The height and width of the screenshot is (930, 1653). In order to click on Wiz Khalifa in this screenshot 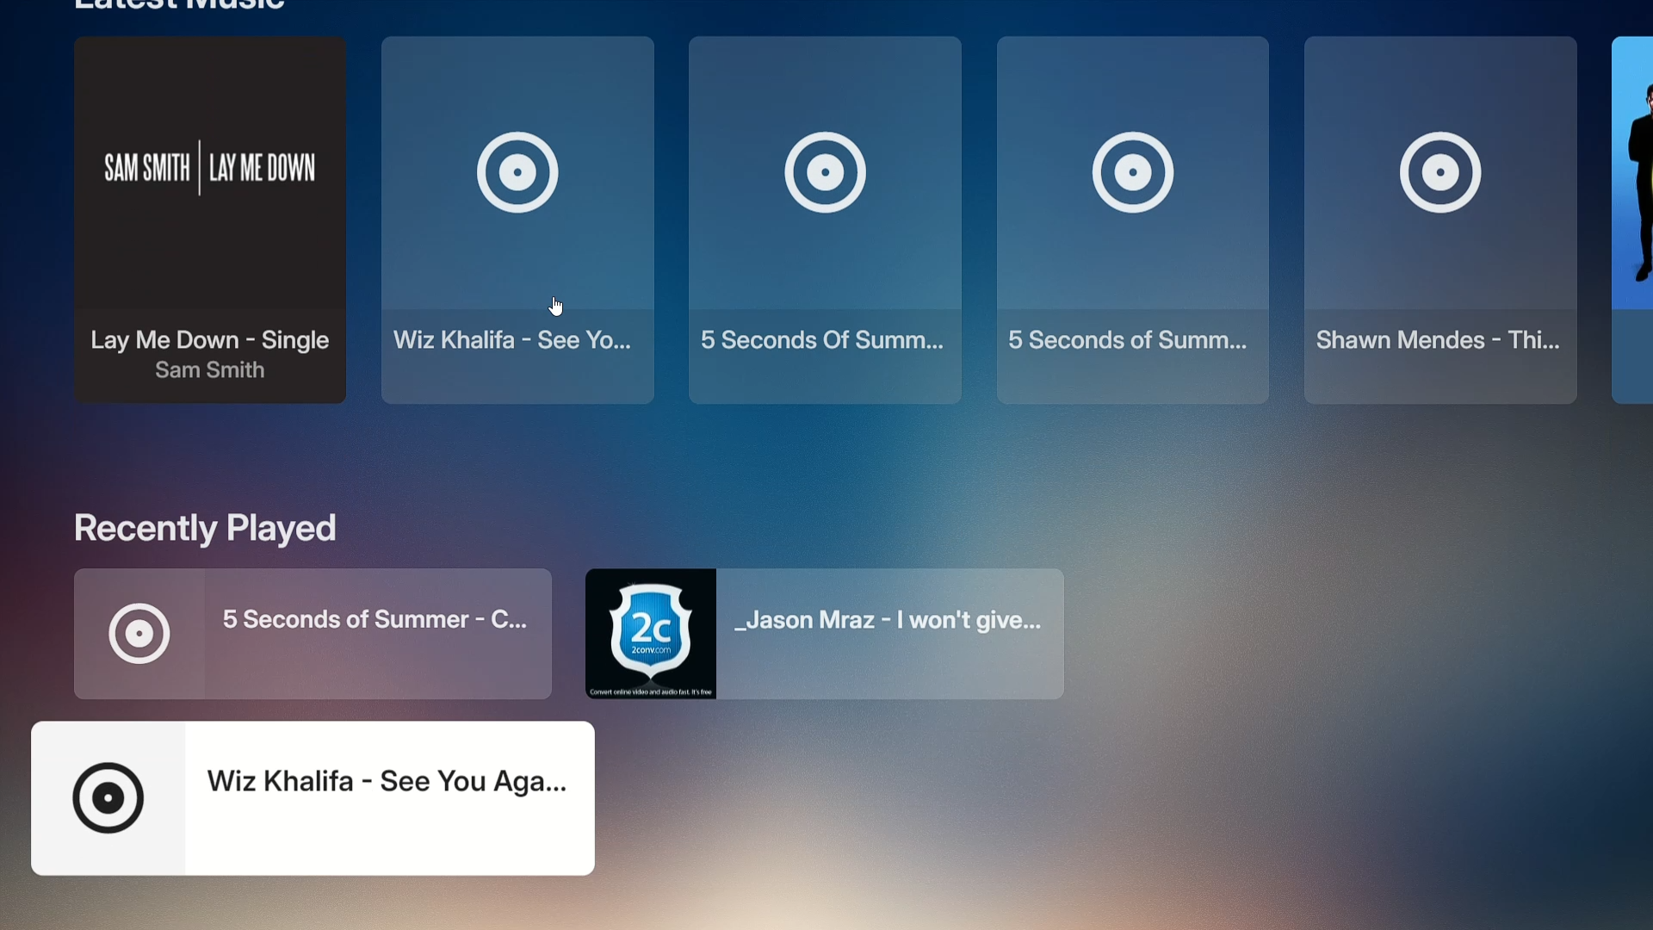, I will do `click(520, 229)`.